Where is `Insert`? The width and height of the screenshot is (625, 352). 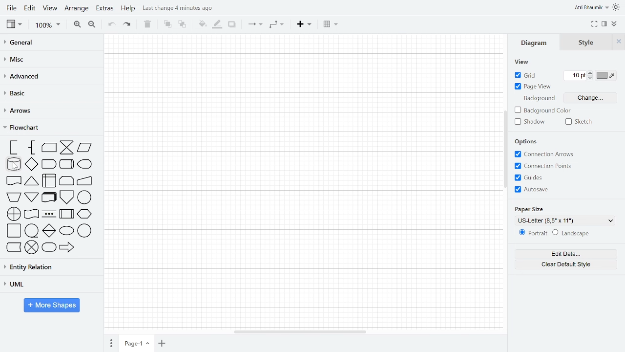
Insert is located at coordinates (304, 24).